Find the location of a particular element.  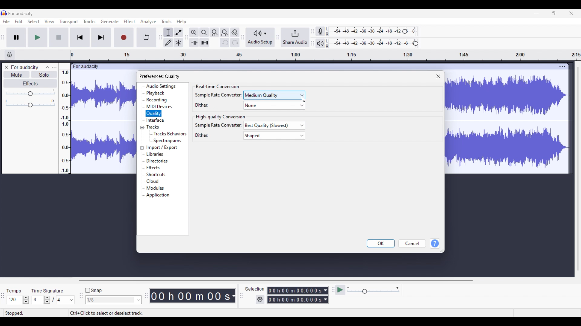

Open menu is located at coordinates (54, 67).